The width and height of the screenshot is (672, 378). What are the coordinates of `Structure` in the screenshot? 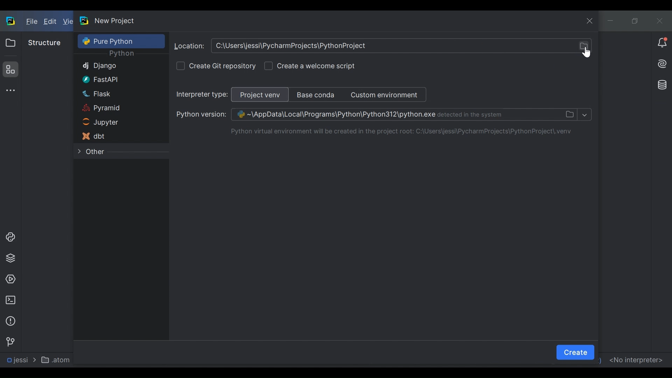 It's located at (9, 69).